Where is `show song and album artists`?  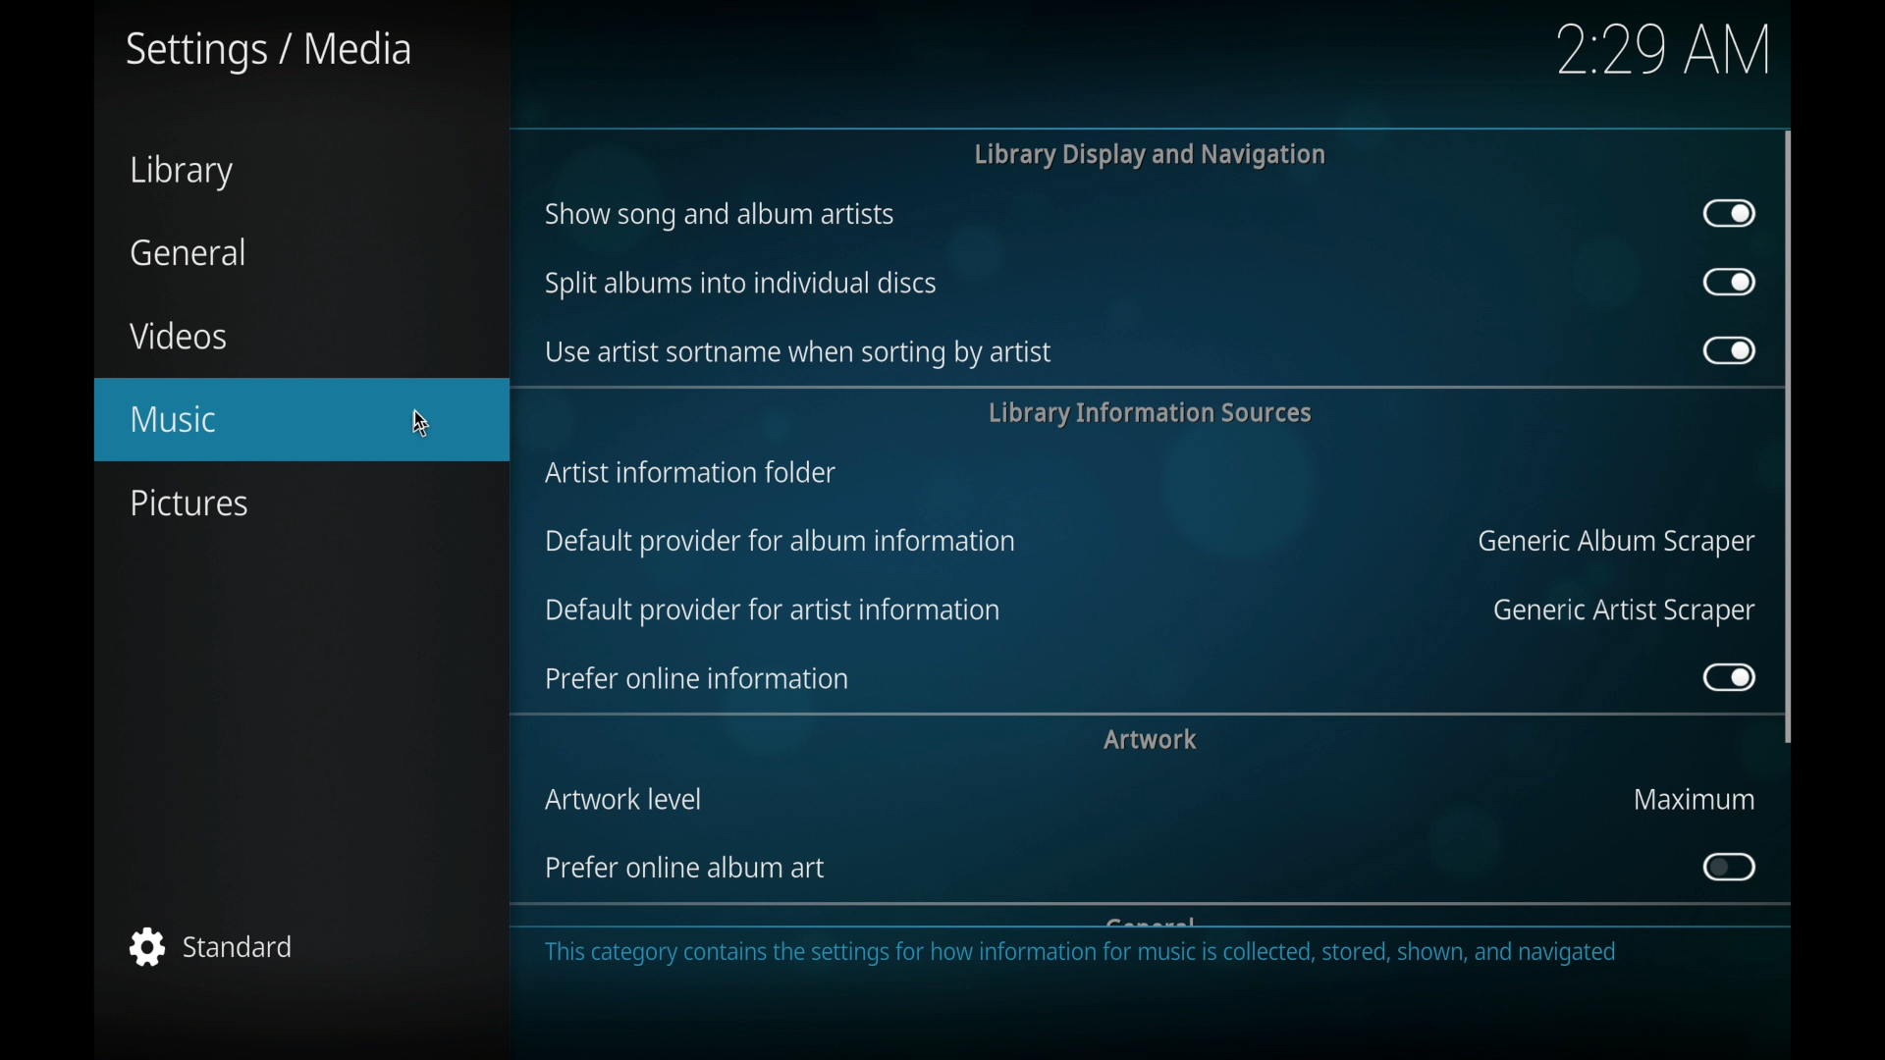 show song and album artists is located at coordinates (720, 217).